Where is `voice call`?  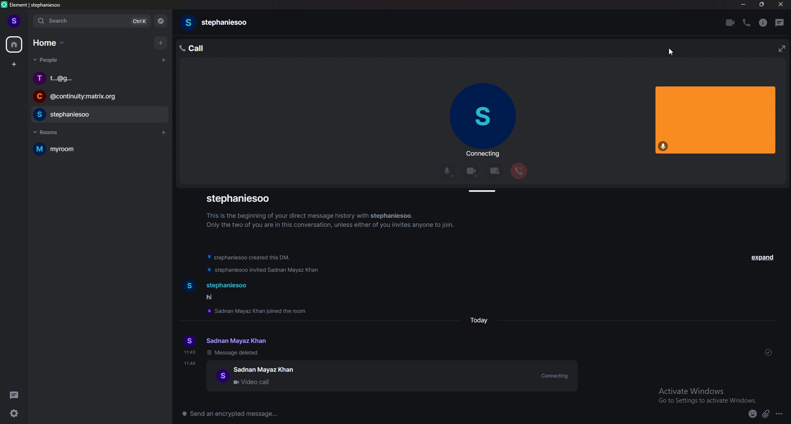
voice call is located at coordinates (747, 23).